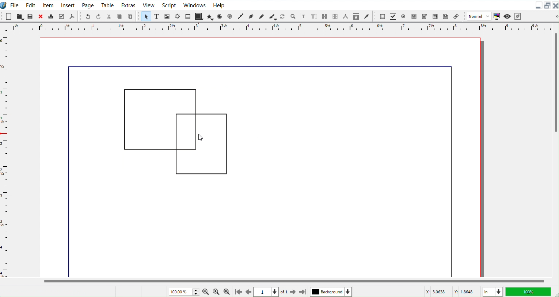 The image size is (559, 297). I want to click on Vertical Scale, so click(275, 28).